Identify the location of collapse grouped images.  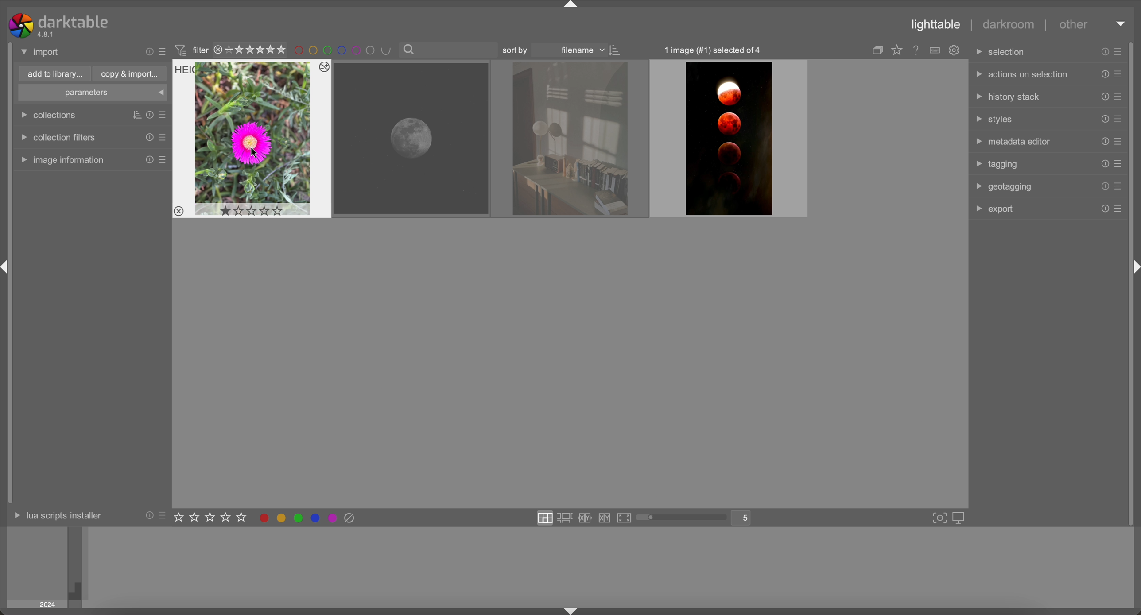
(876, 50).